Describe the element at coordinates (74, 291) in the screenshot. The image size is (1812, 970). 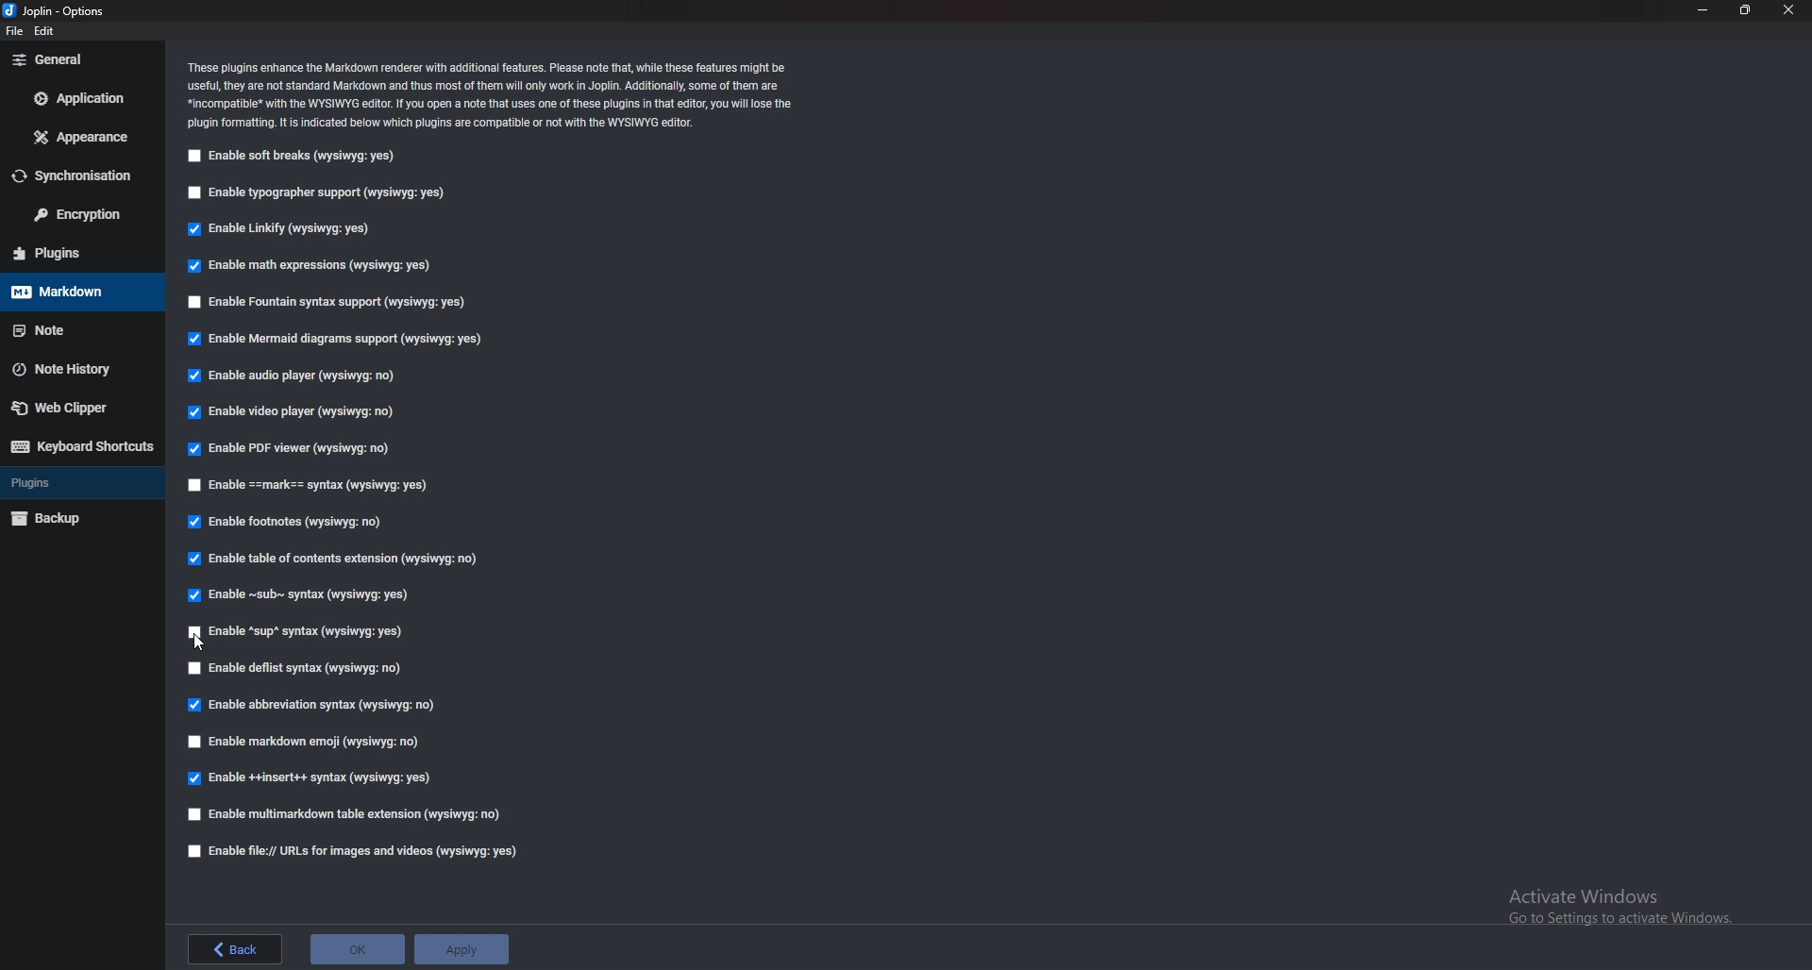
I see `Mark down` at that location.